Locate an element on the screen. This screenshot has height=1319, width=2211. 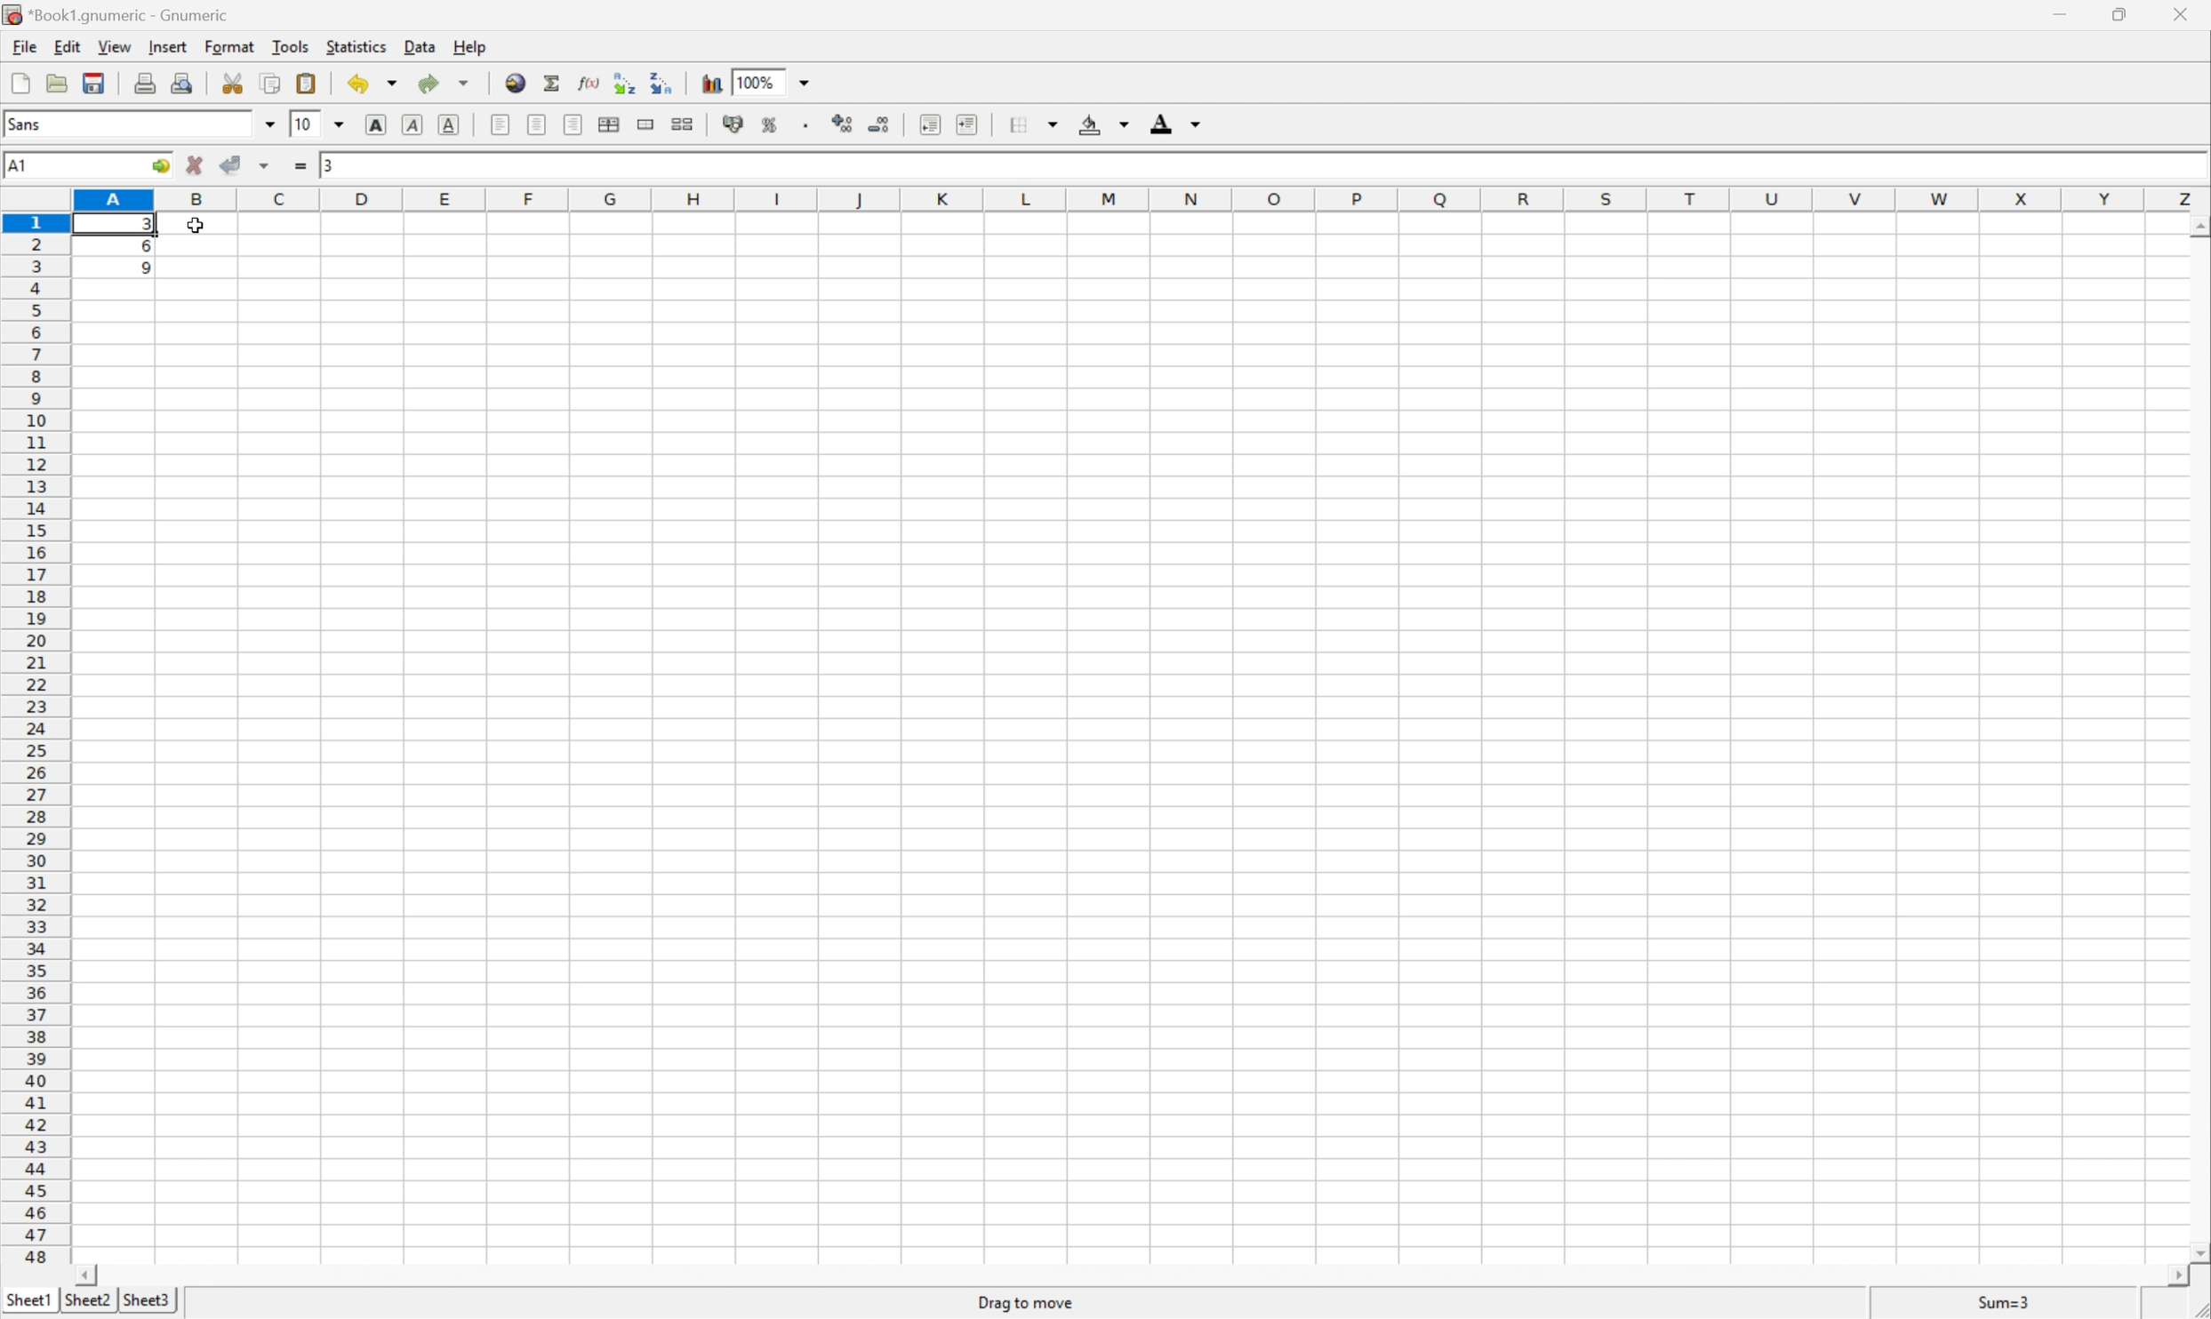
View is located at coordinates (112, 45).